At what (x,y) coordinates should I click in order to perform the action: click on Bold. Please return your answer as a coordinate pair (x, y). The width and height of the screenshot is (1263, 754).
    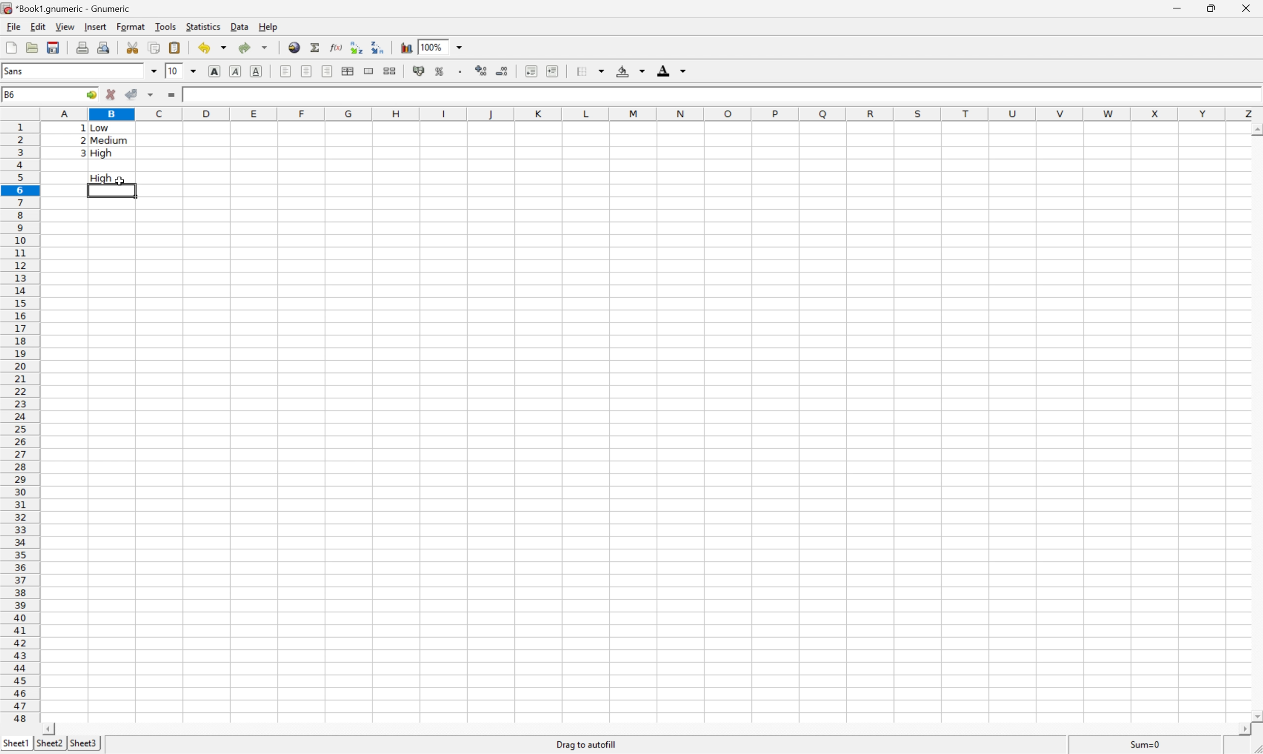
    Looking at the image, I should click on (213, 71).